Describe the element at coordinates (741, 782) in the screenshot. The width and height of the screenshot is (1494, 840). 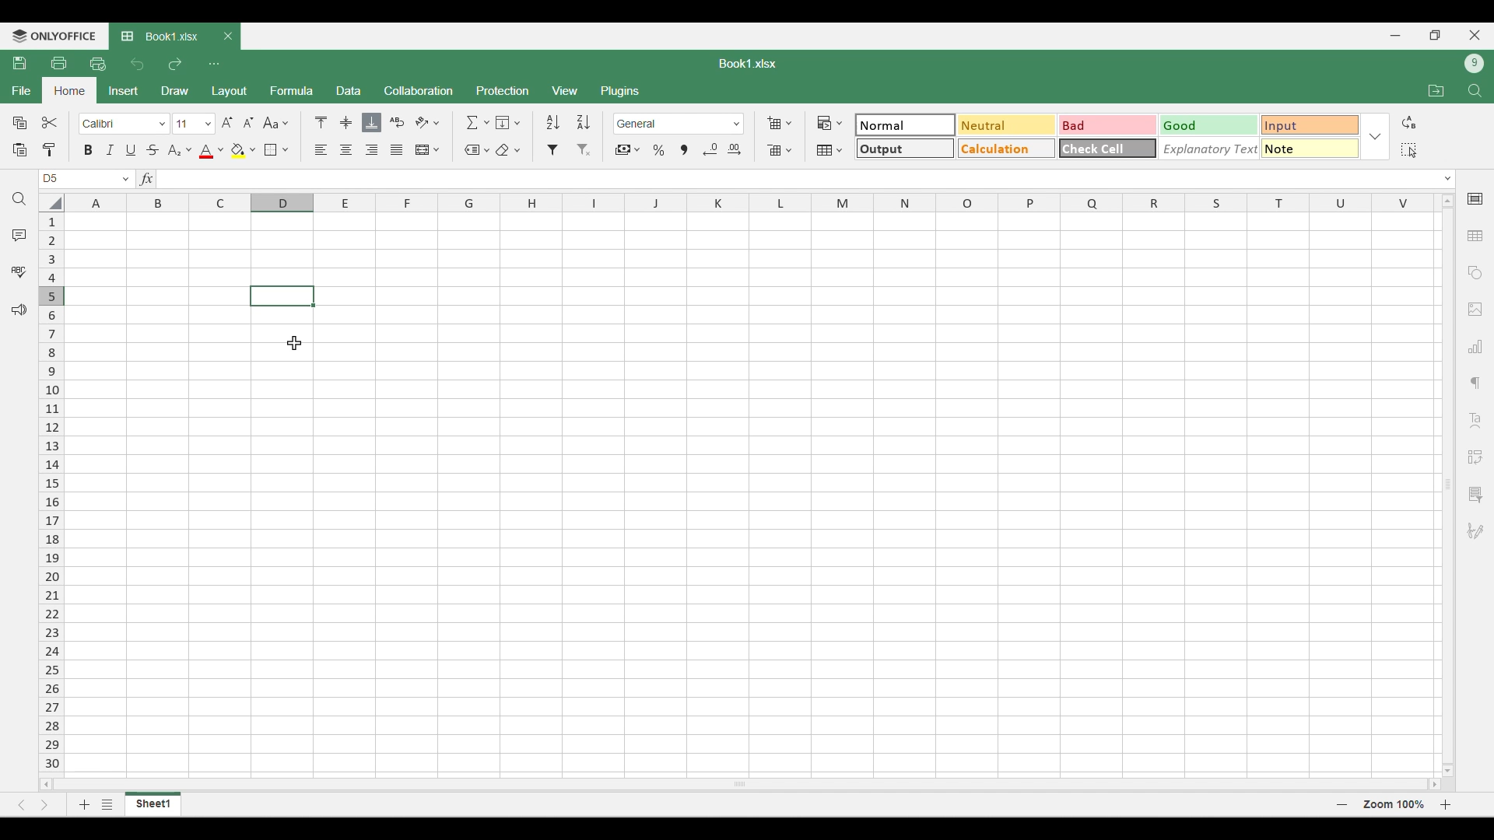
I see `Horizontal slide bar` at that location.